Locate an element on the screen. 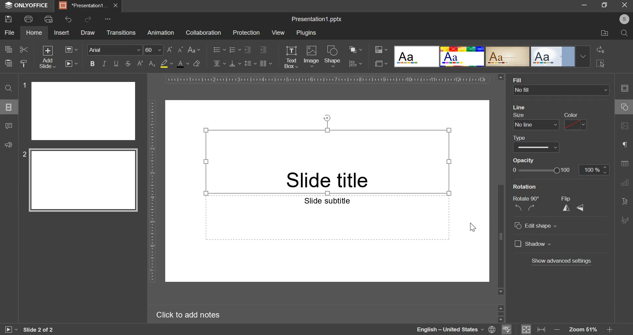  Cursor is located at coordinates (472, 229).